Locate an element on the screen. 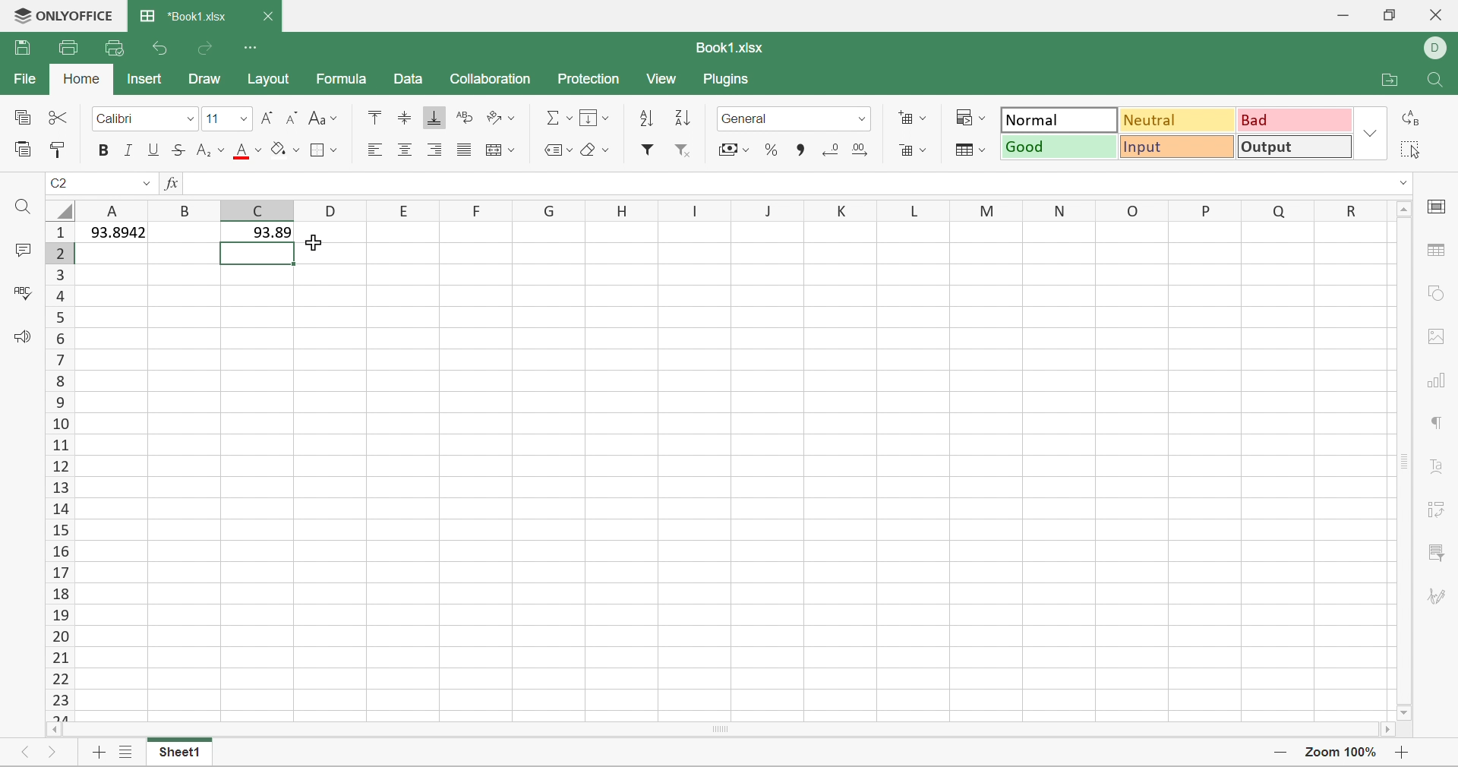 The height and width of the screenshot is (767, 1458). Text Art settings is located at coordinates (1439, 469).